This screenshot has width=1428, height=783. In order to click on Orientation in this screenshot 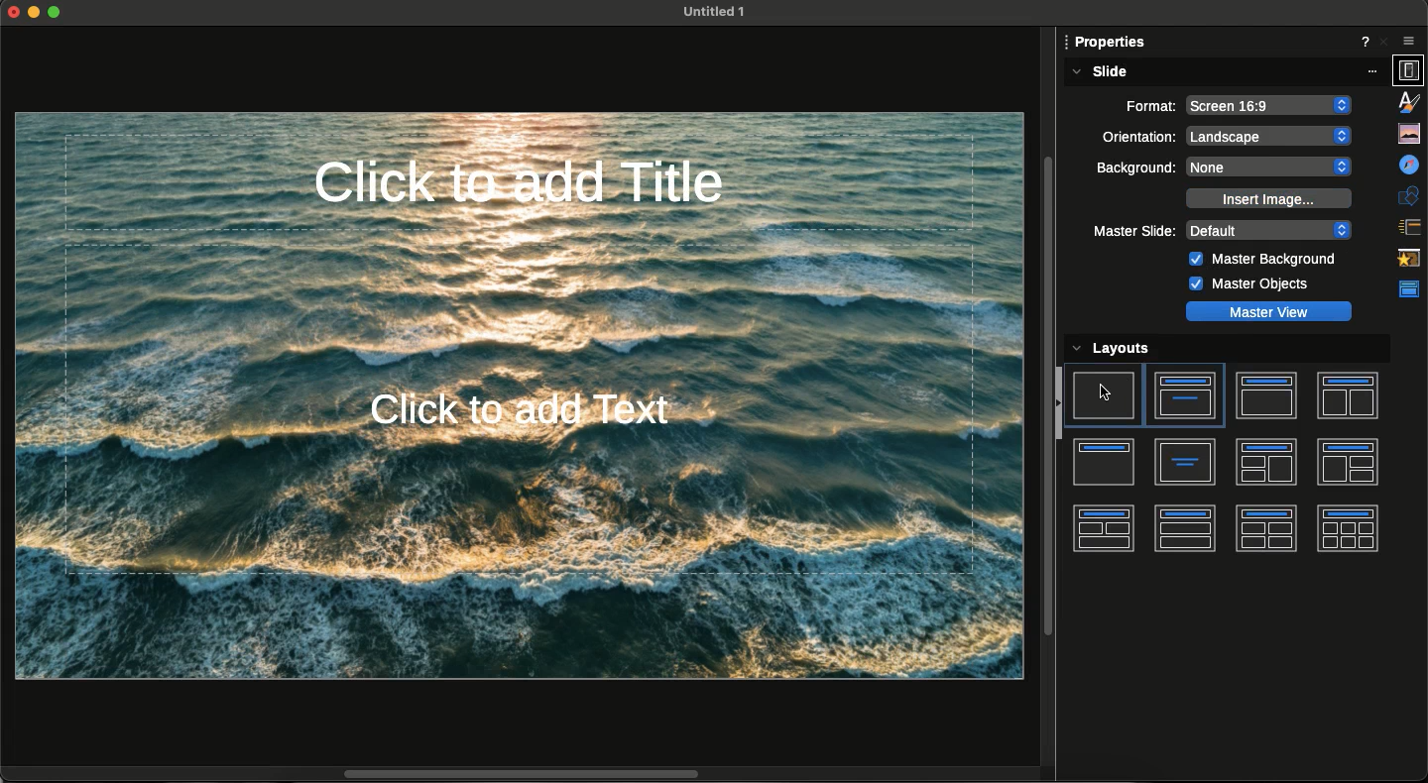, I will do `click(1135, 137)`.